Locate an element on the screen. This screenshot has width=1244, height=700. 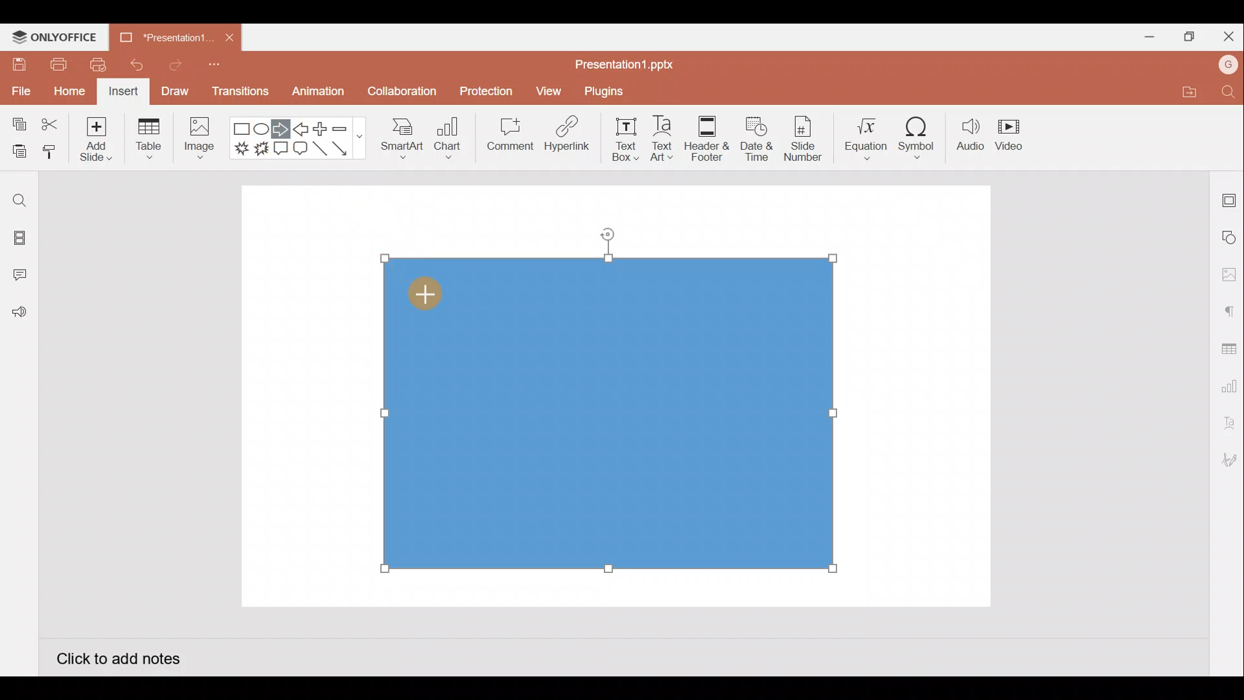
Line is located at coordinates (320, 148).